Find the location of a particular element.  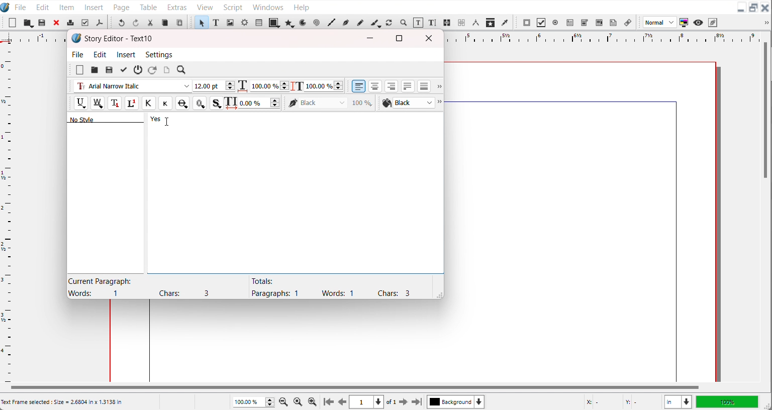

PDF Push button is located at coordinates (527, 22).